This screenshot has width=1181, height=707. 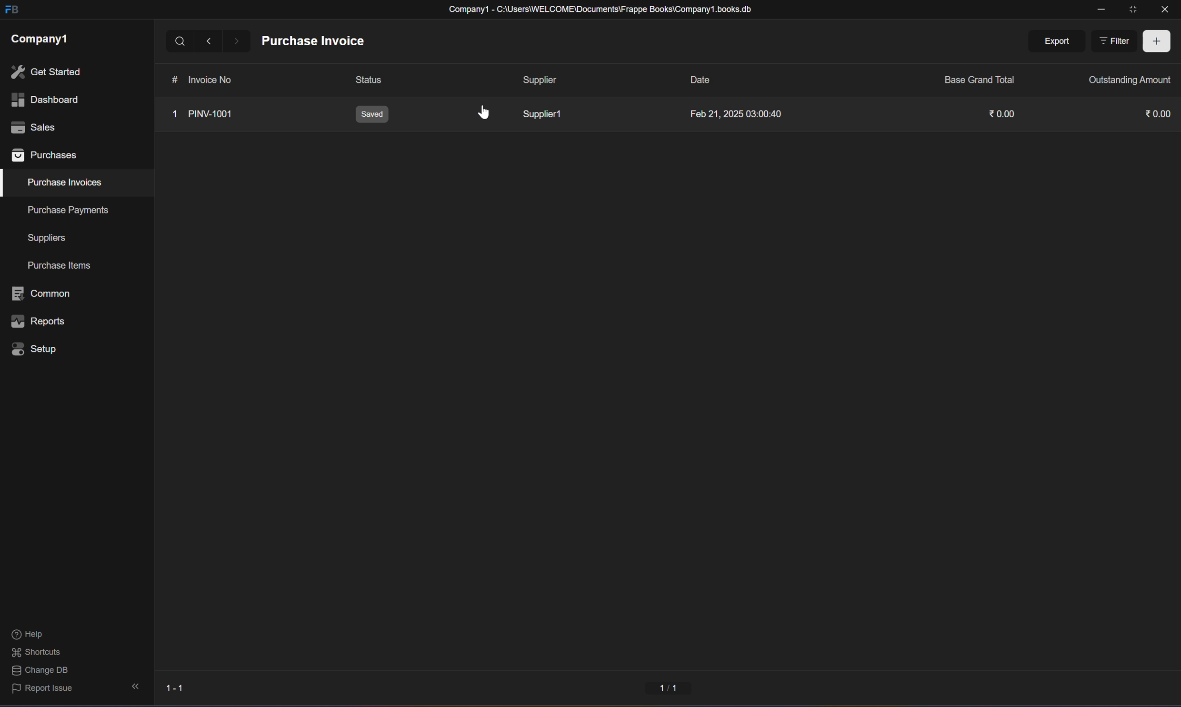 I want to click on ₹0.00, so click(x=1004, y=113).